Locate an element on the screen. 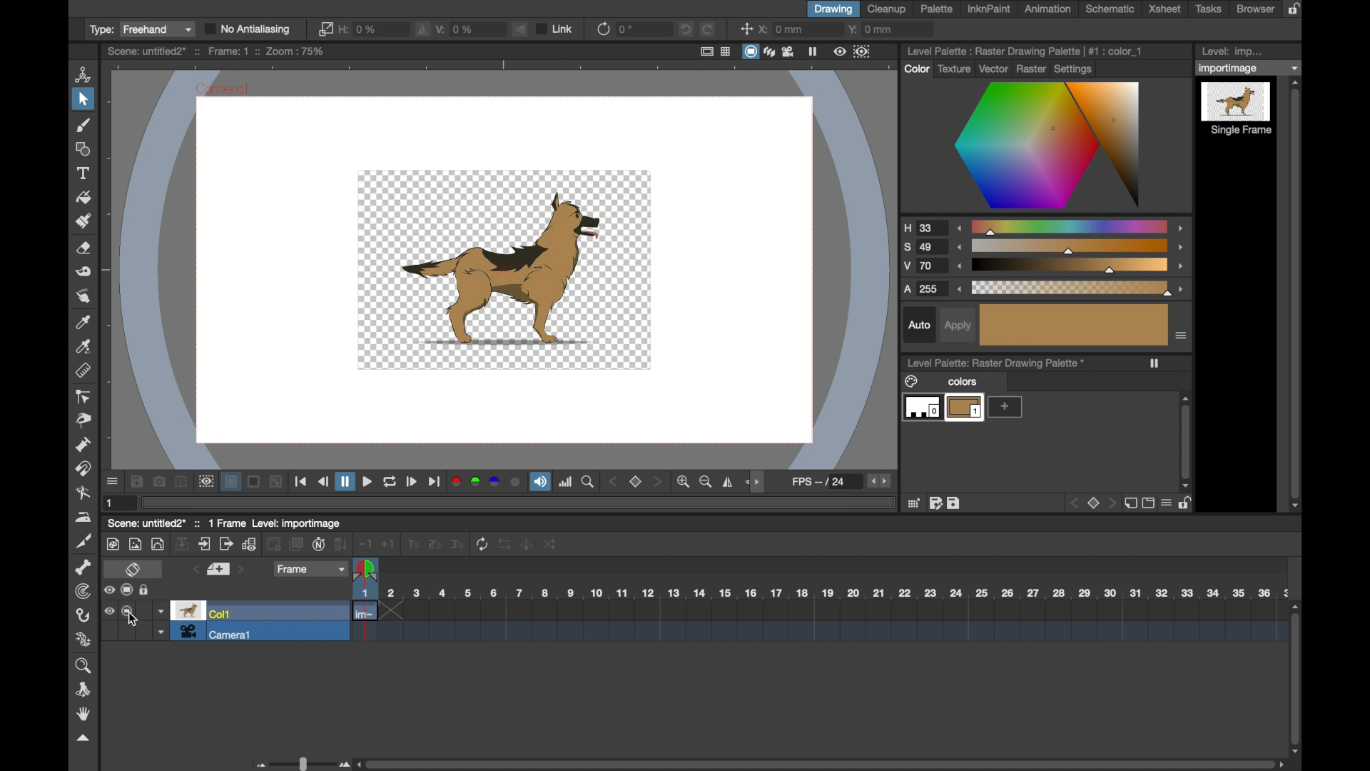 The image size is (1370, 771). 0 is located at coordinates (626, 29).